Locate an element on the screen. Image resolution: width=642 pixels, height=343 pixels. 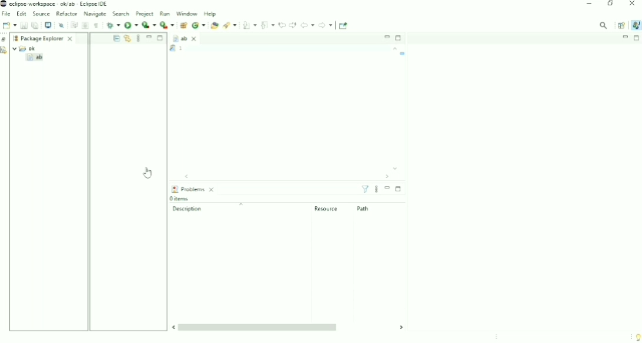
Maximize is located at coordinates (637, 38).